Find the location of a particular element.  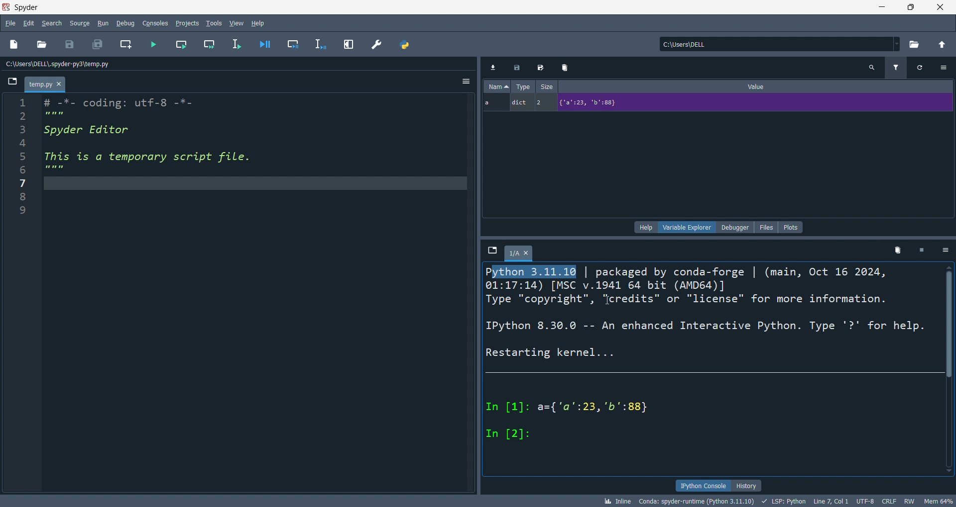

files is located at coordinates (767, 227).